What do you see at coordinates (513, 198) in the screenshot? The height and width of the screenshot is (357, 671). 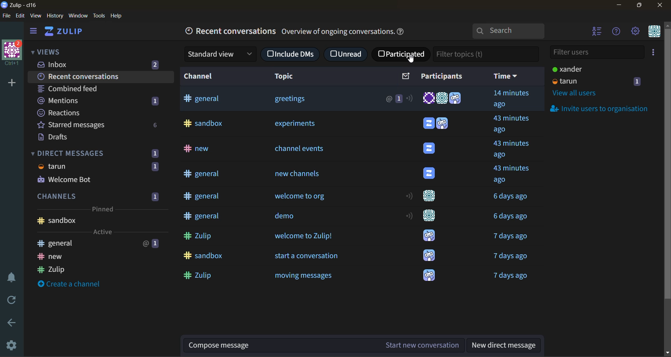 I see `` at bounding box center [513, 198].